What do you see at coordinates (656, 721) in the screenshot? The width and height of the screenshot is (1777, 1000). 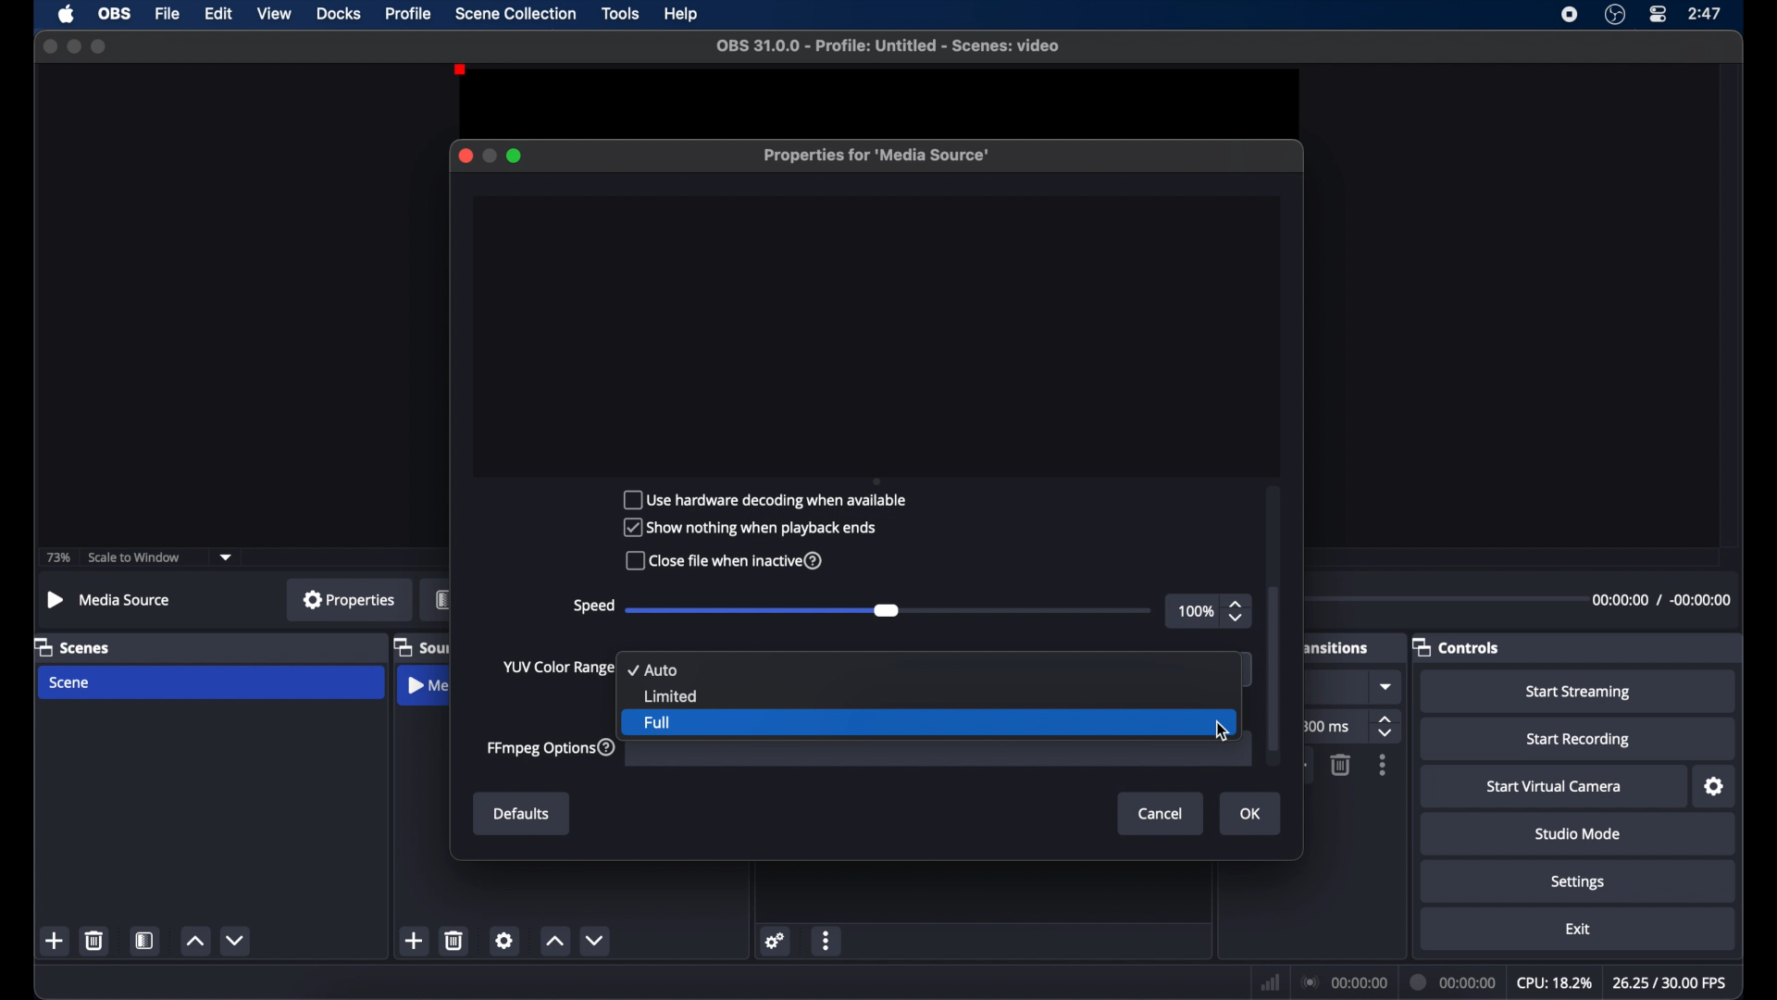 I see `full` at bounding box center [656, 721].